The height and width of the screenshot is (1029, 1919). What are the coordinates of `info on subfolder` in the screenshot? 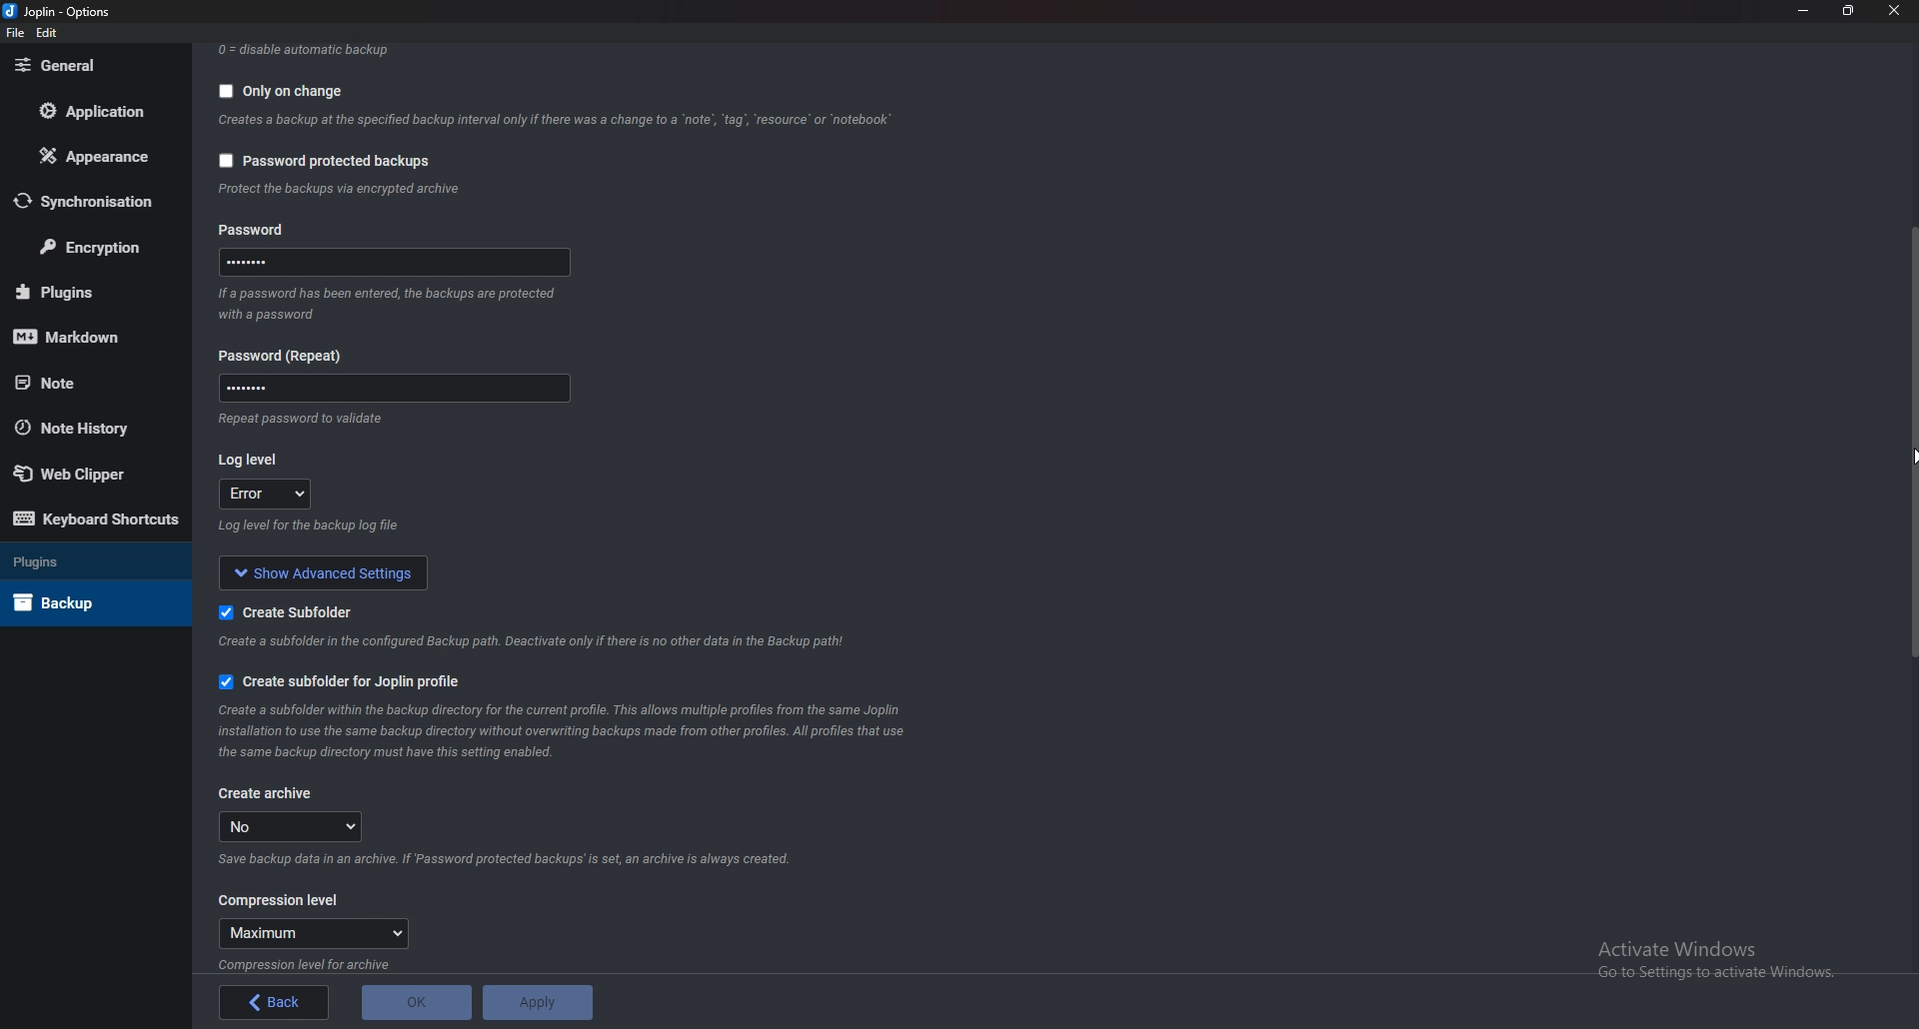 It's located at (538, 640).